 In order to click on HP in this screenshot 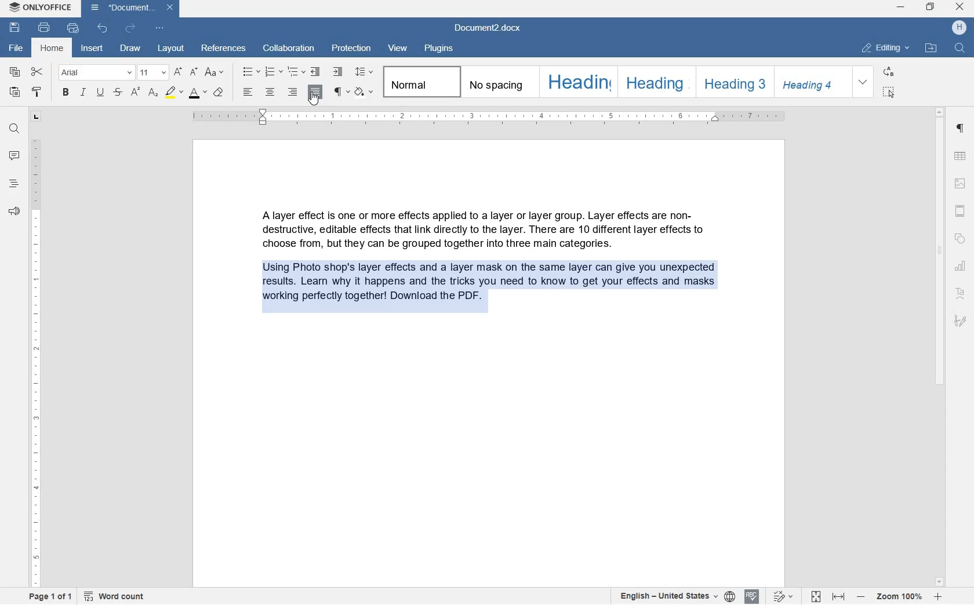, I will do `click(959, 29)`.